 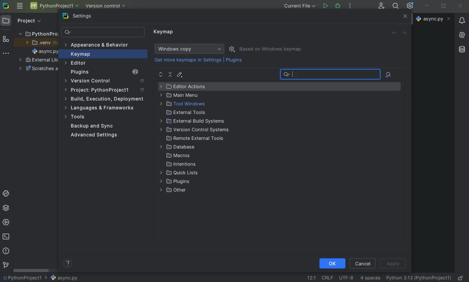 I want to click on file actions by shortcuts, so click(x=389, y=75).